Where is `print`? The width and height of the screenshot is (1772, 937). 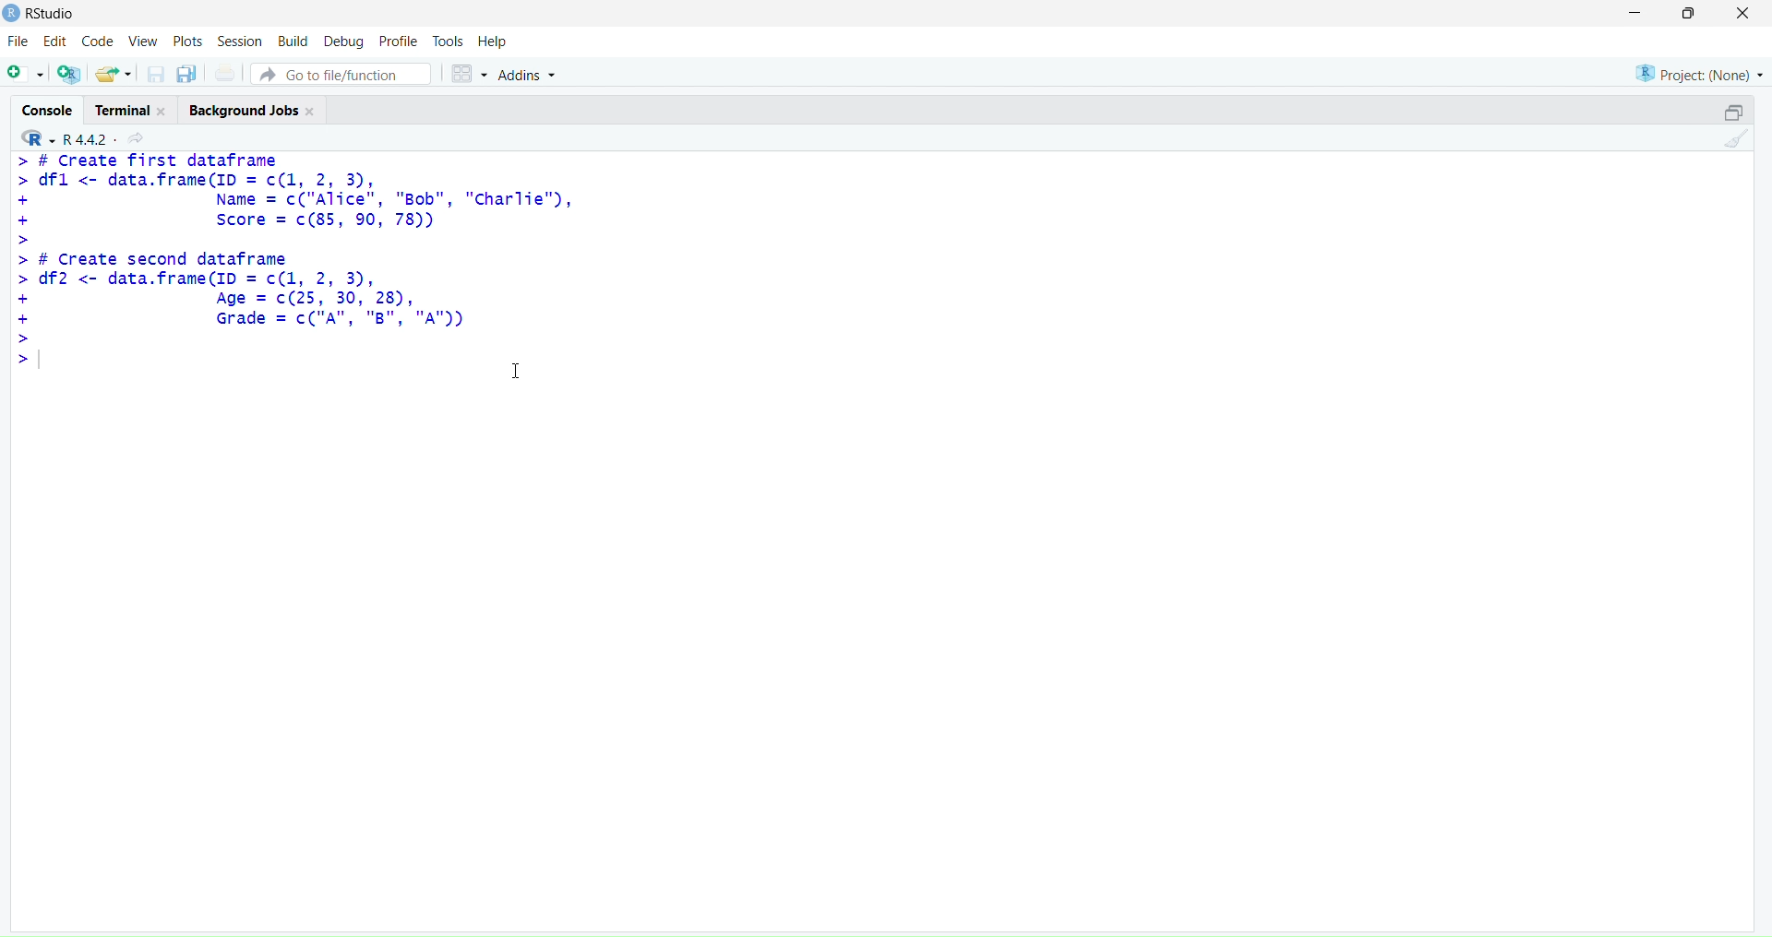
print is located at coordinates (224, 74).